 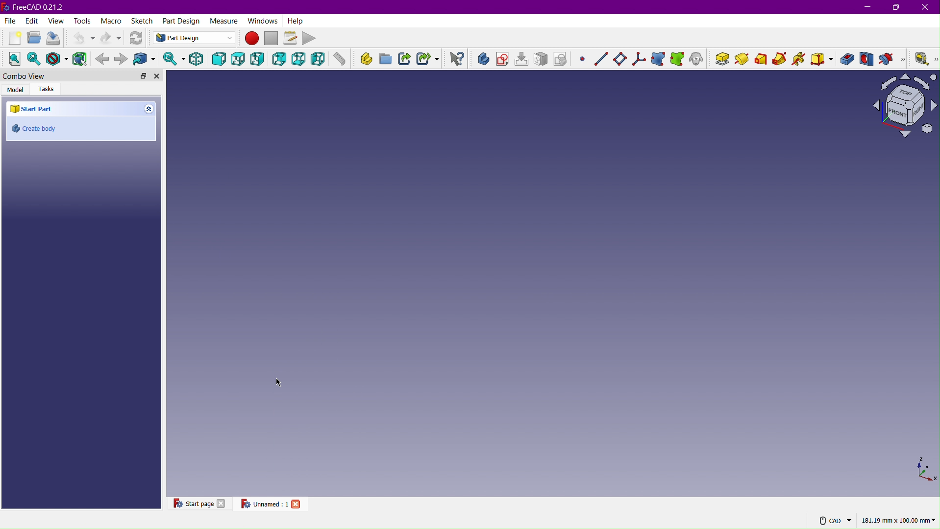 I want to click on Windows, so click(x=264, y=21).